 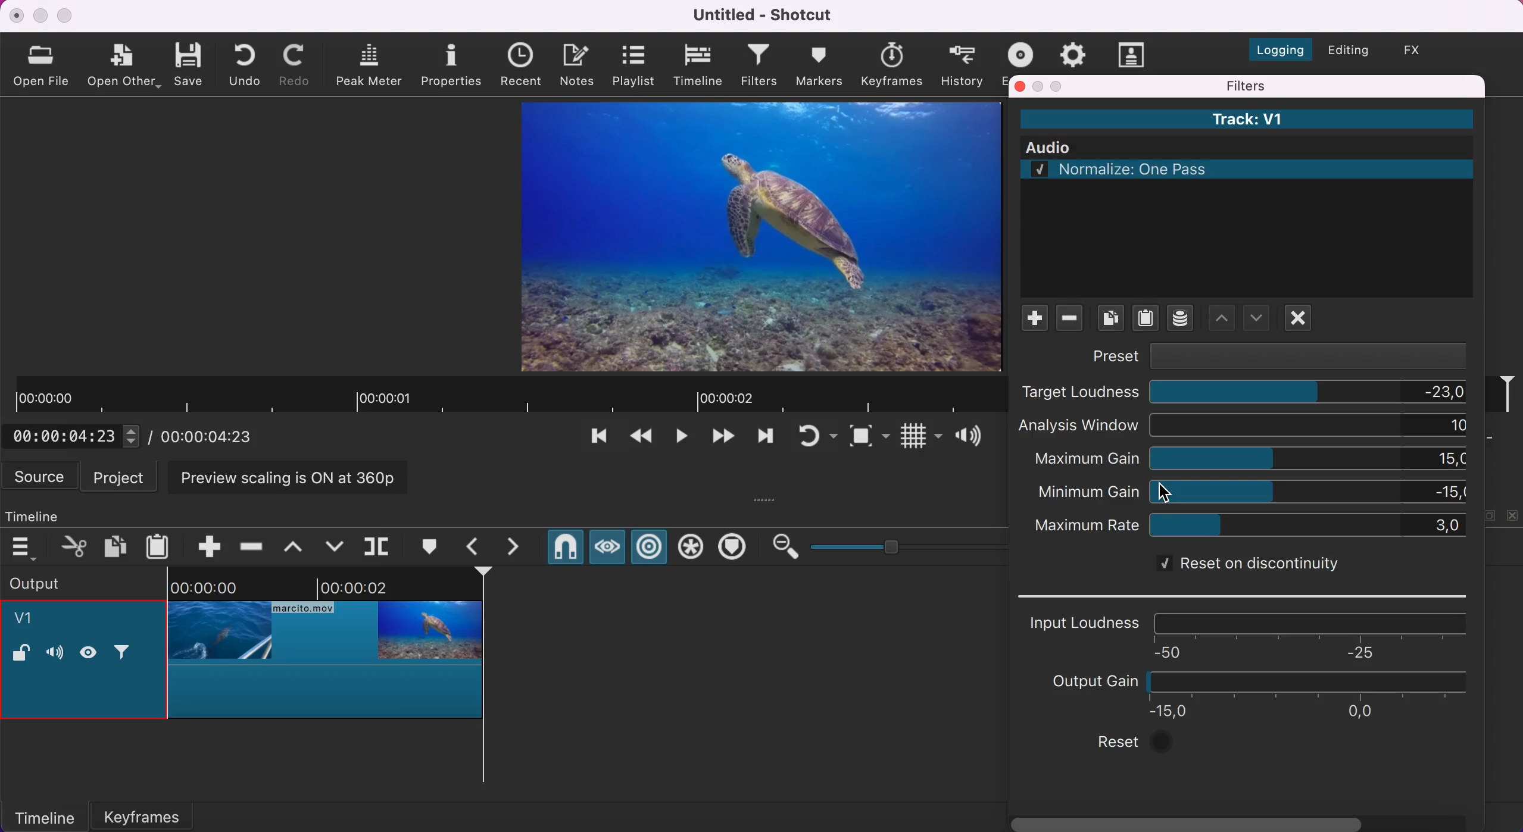 What do you see at coordinates (735, 548) in the screenshot?
I see `ripple markers` at bounding box center [735, 548].